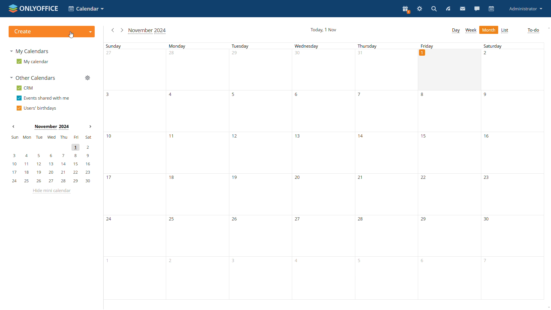 This screenshot has height=310, width=551. Describe the element at coordinates (533, 30) in the screenshot. I see `to-do` at that location.